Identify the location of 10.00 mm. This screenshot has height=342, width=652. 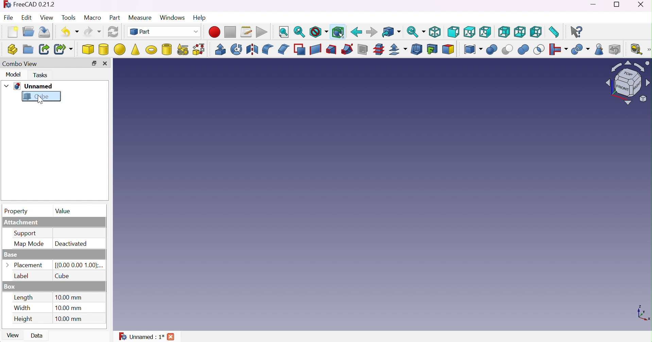
(71, 319).